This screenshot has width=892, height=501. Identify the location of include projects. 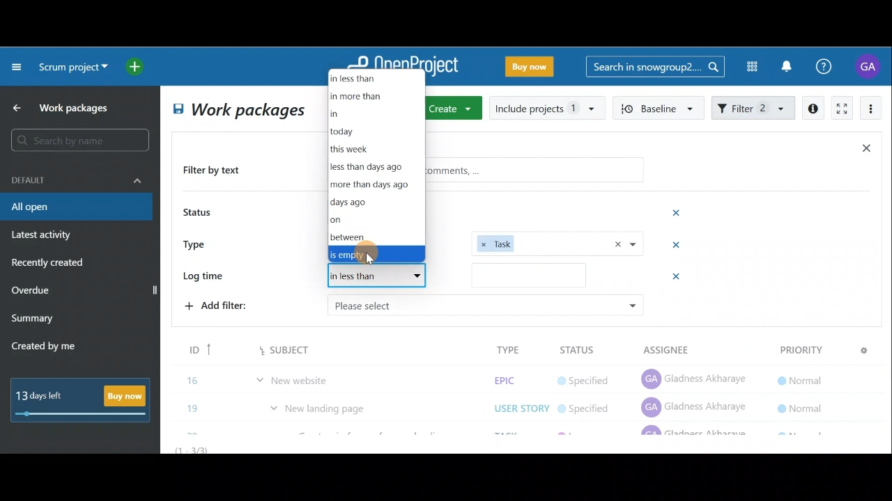
(548, 107).